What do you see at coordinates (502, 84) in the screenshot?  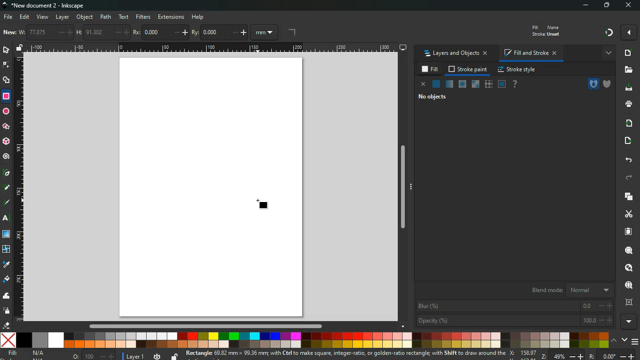 I see `window` at bounding box center [502, 84].